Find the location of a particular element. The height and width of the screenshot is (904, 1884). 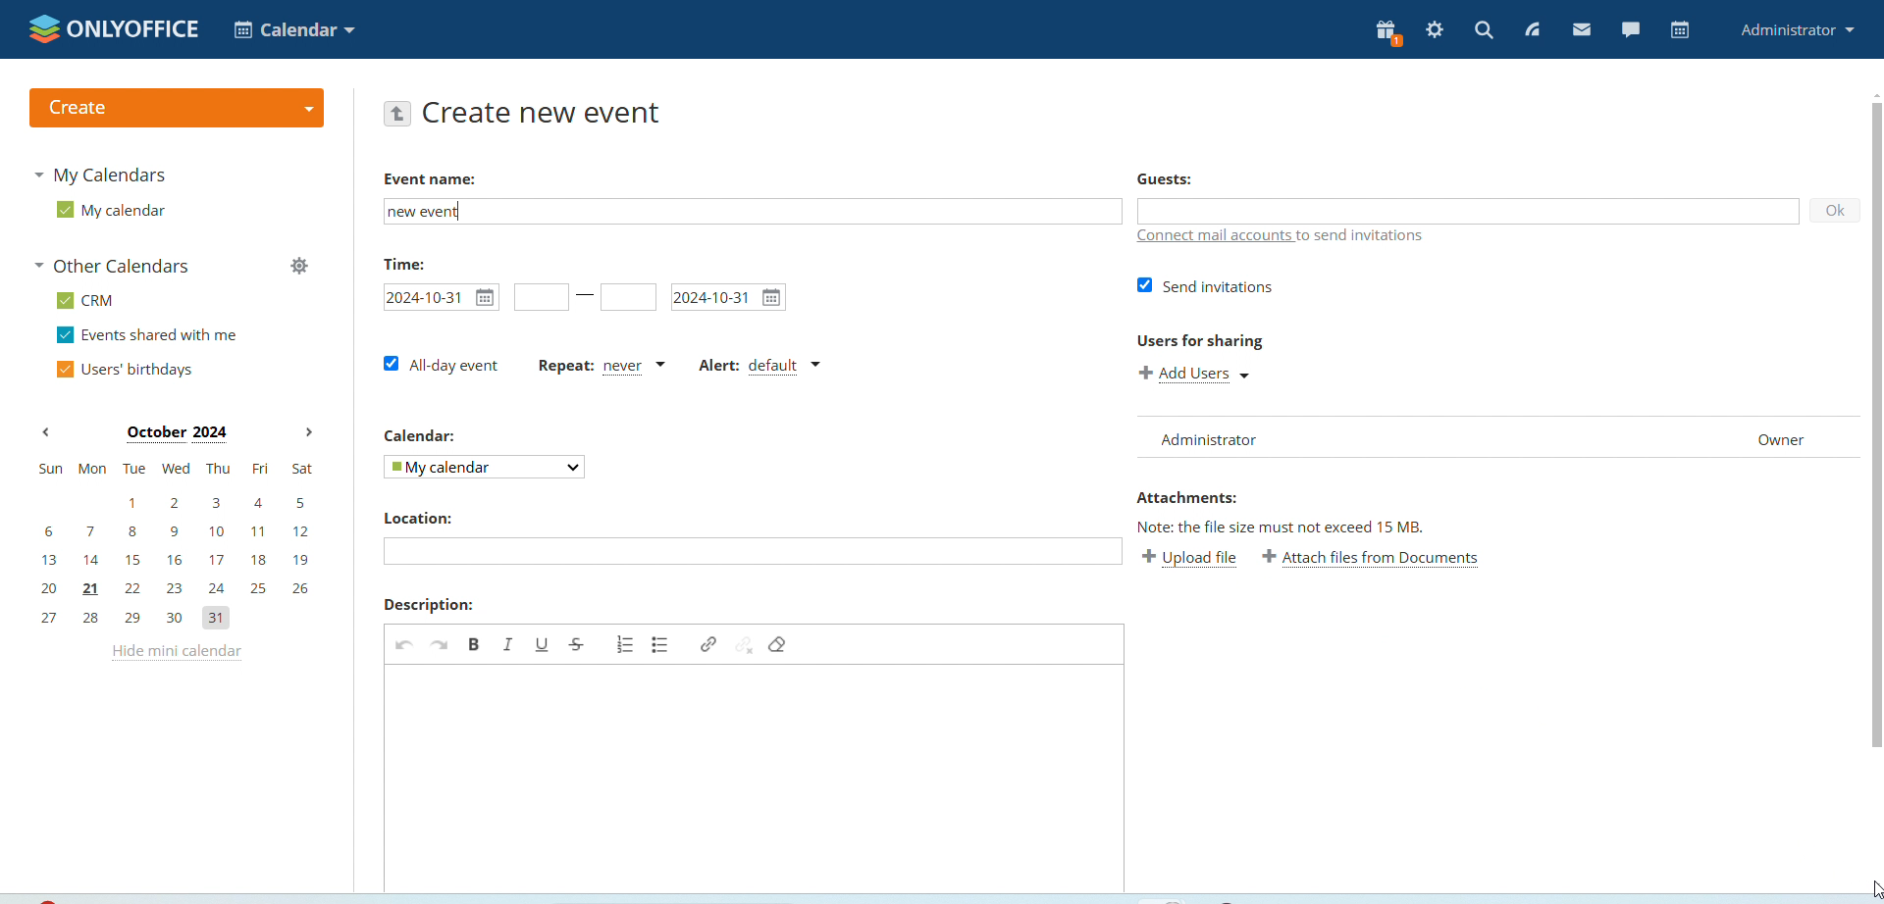

edit location is located at coordinates (753, 553).